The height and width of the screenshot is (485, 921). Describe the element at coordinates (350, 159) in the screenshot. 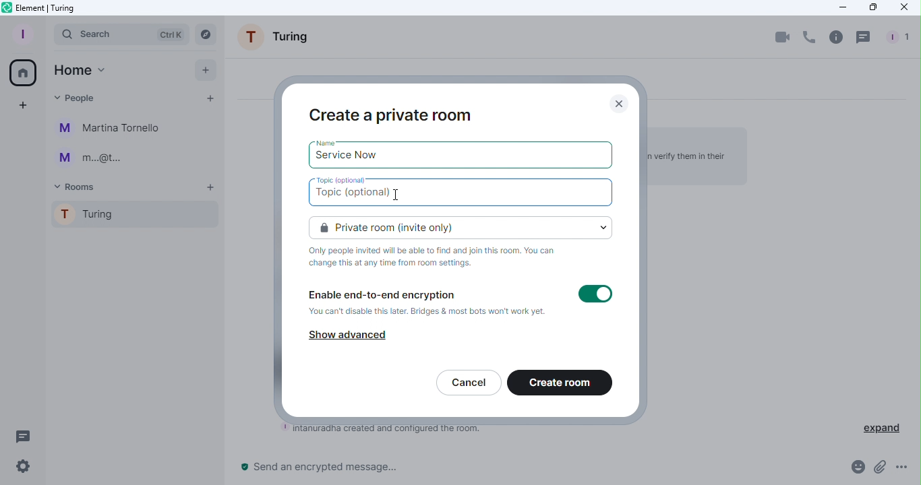

I see `service now` at that location.